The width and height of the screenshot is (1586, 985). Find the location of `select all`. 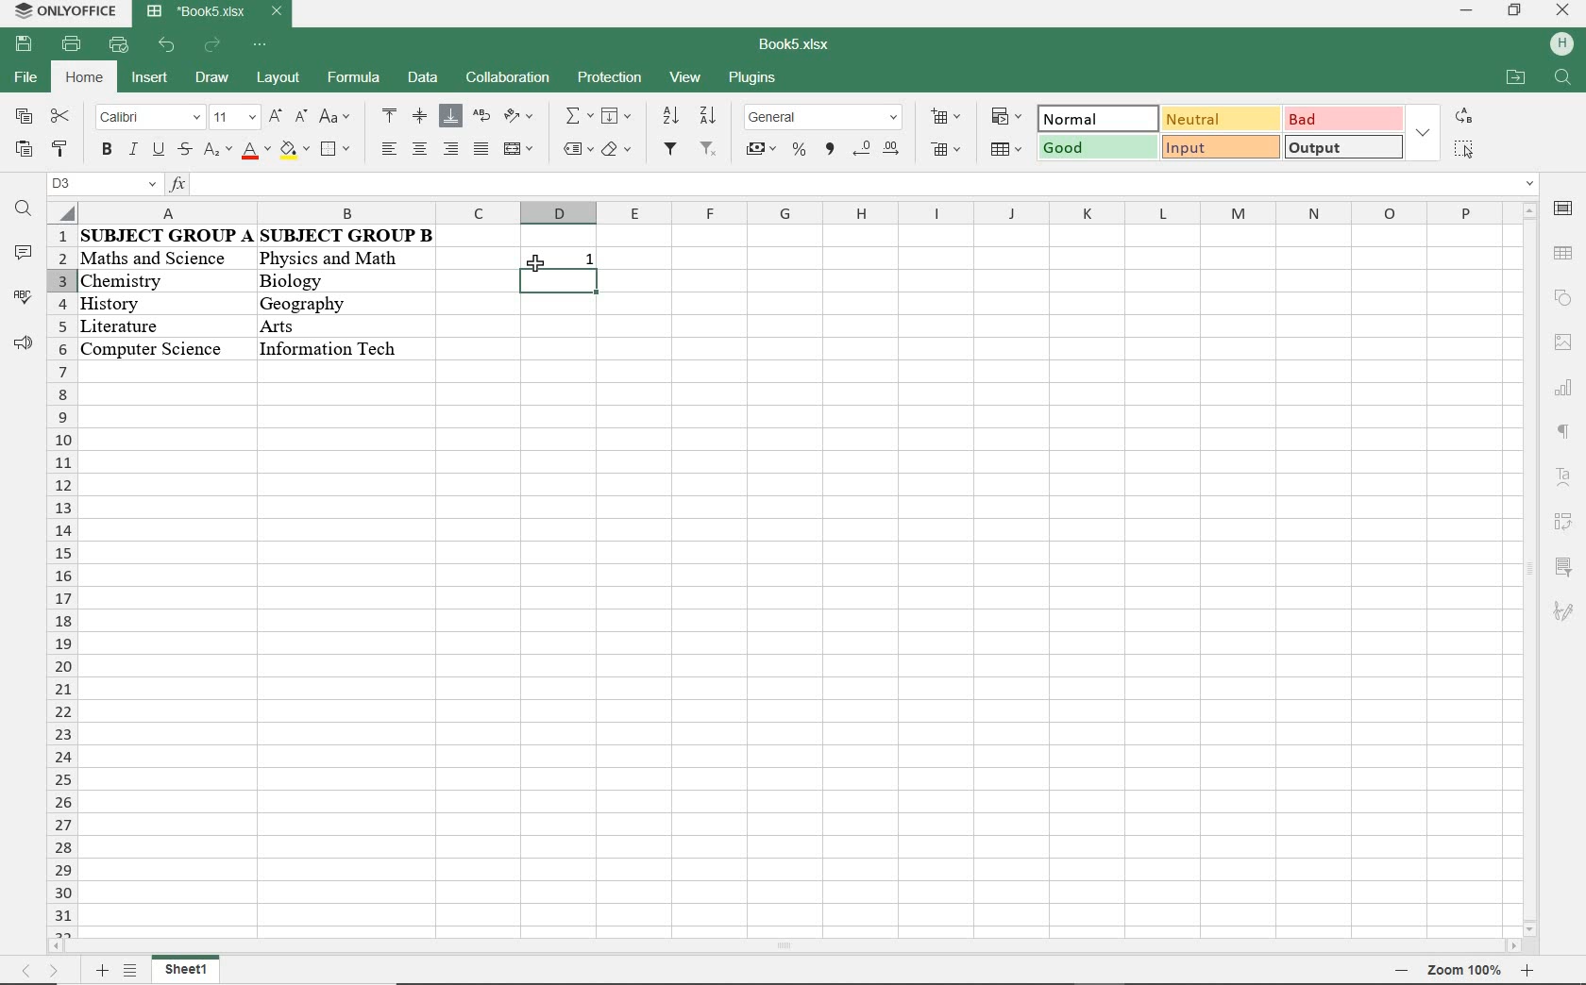

select all is located at coordinates (1464, 148).